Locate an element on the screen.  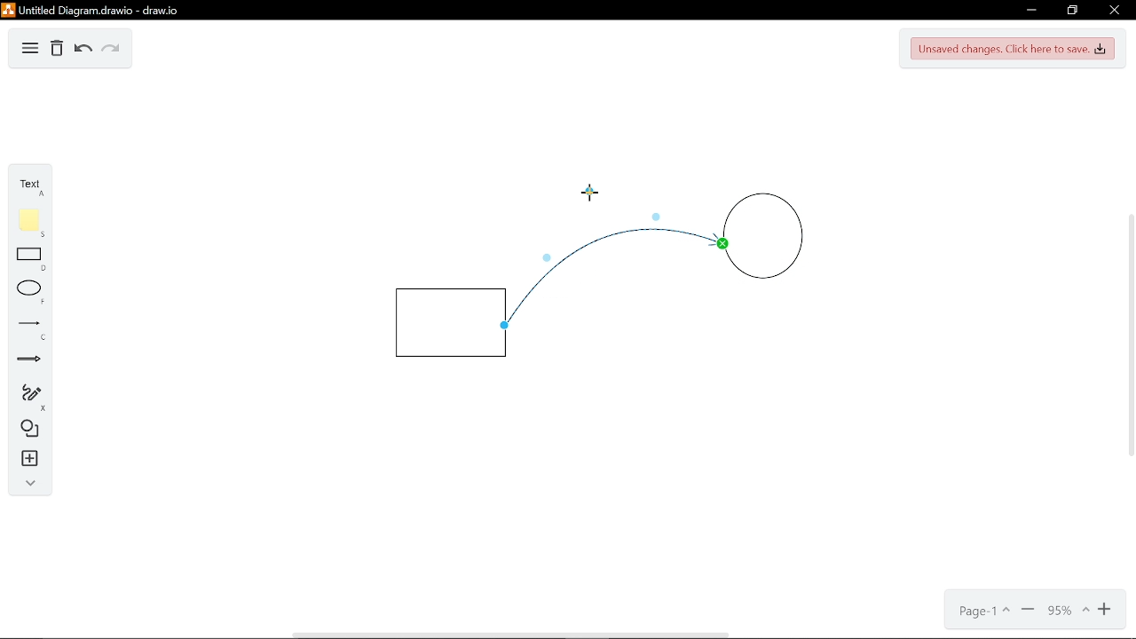
Close is located at coordinates (1113, 11).